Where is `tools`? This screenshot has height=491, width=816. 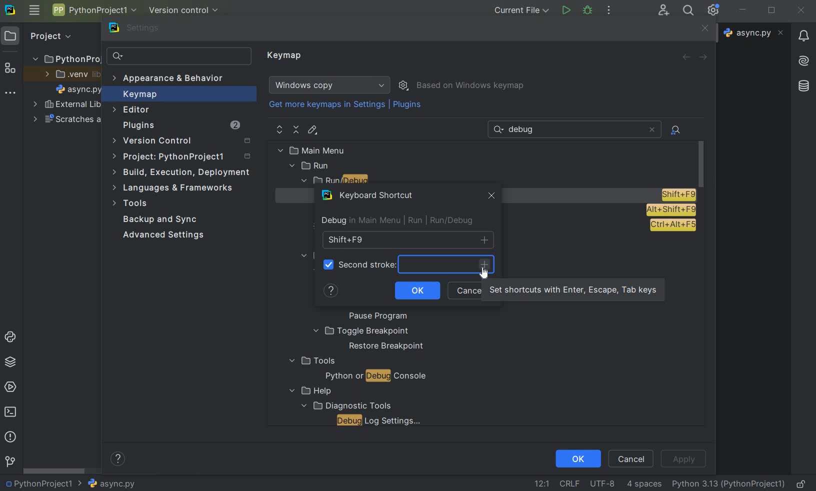 tools is located at coordinates (311, 361).